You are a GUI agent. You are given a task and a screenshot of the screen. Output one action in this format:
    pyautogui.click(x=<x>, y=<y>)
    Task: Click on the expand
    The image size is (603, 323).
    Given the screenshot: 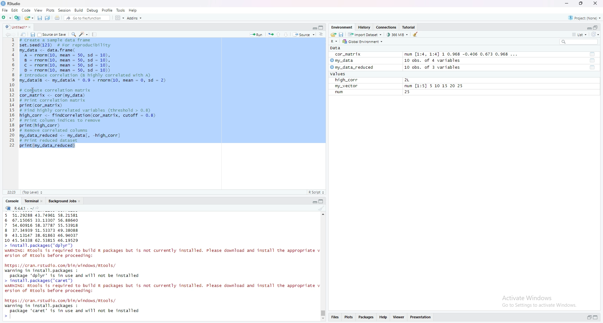 What is the action you would take?
    pyautogui.click(x=595, y=317)
    